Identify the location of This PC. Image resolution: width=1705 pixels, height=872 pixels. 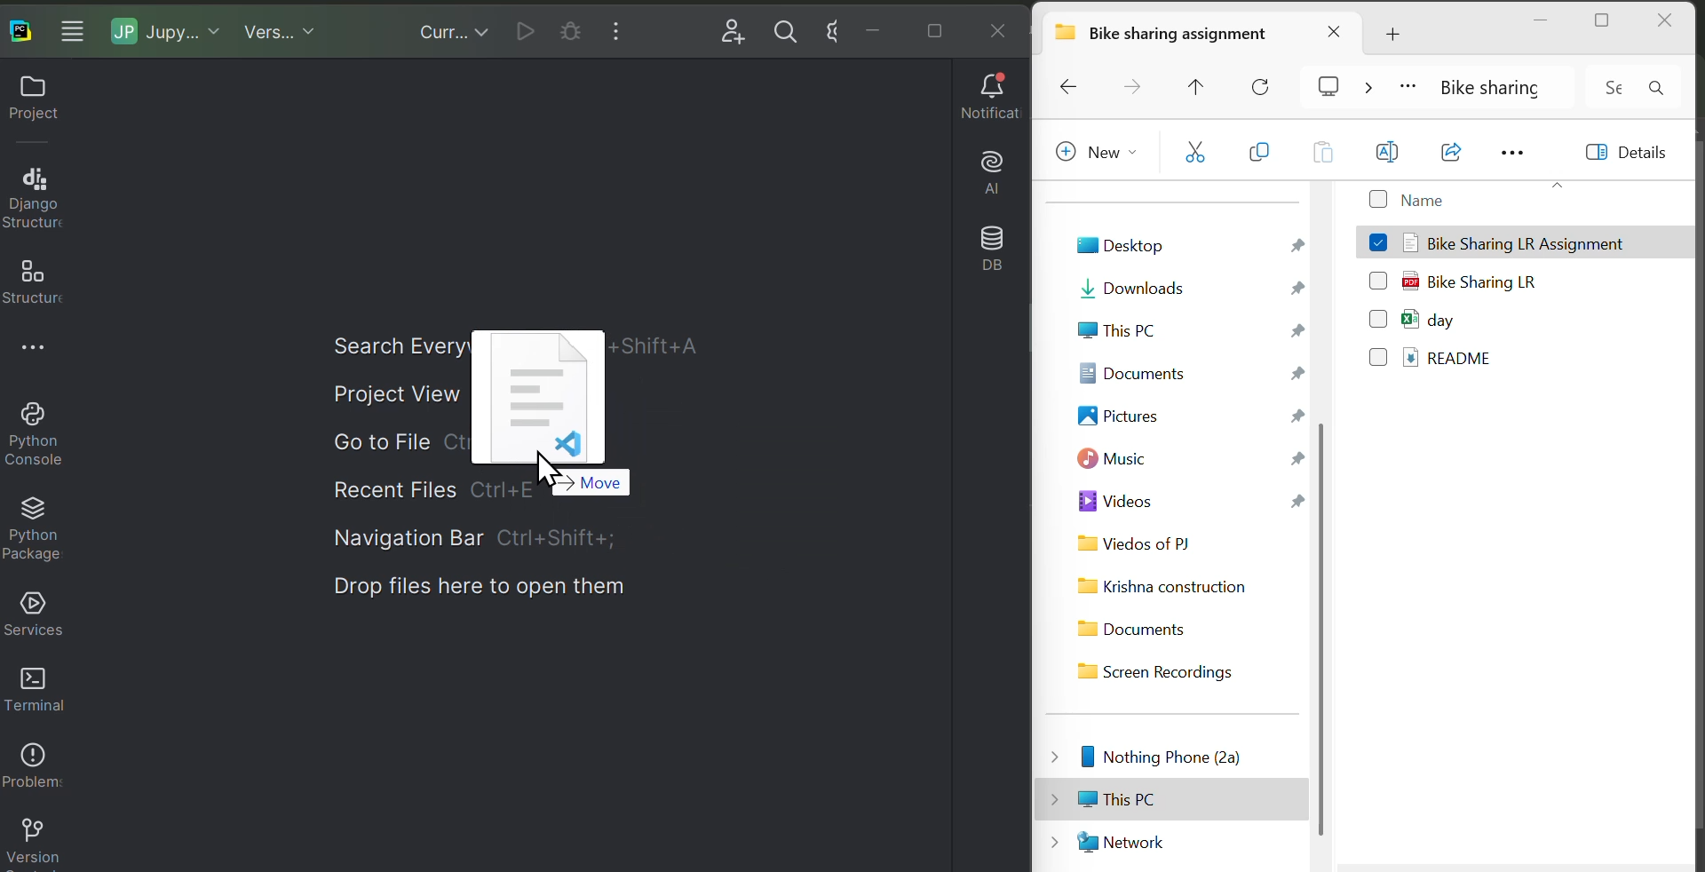
(1158, 797).